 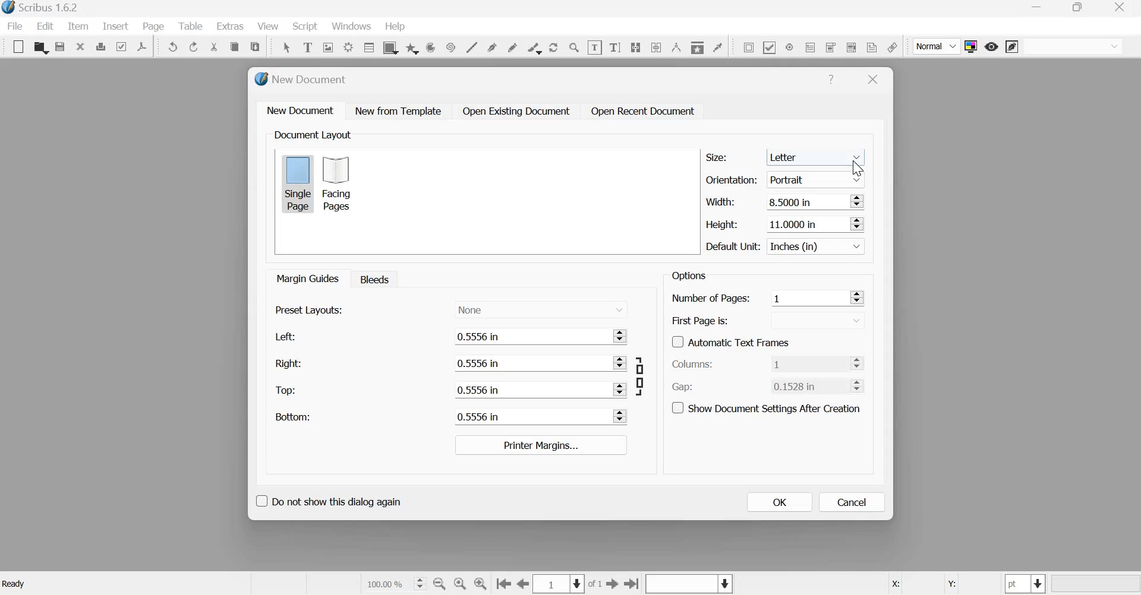 What do you see at coordinates (613, 583) in the screenshot?
I see `go to the next page` at bounding box center [613, 583].